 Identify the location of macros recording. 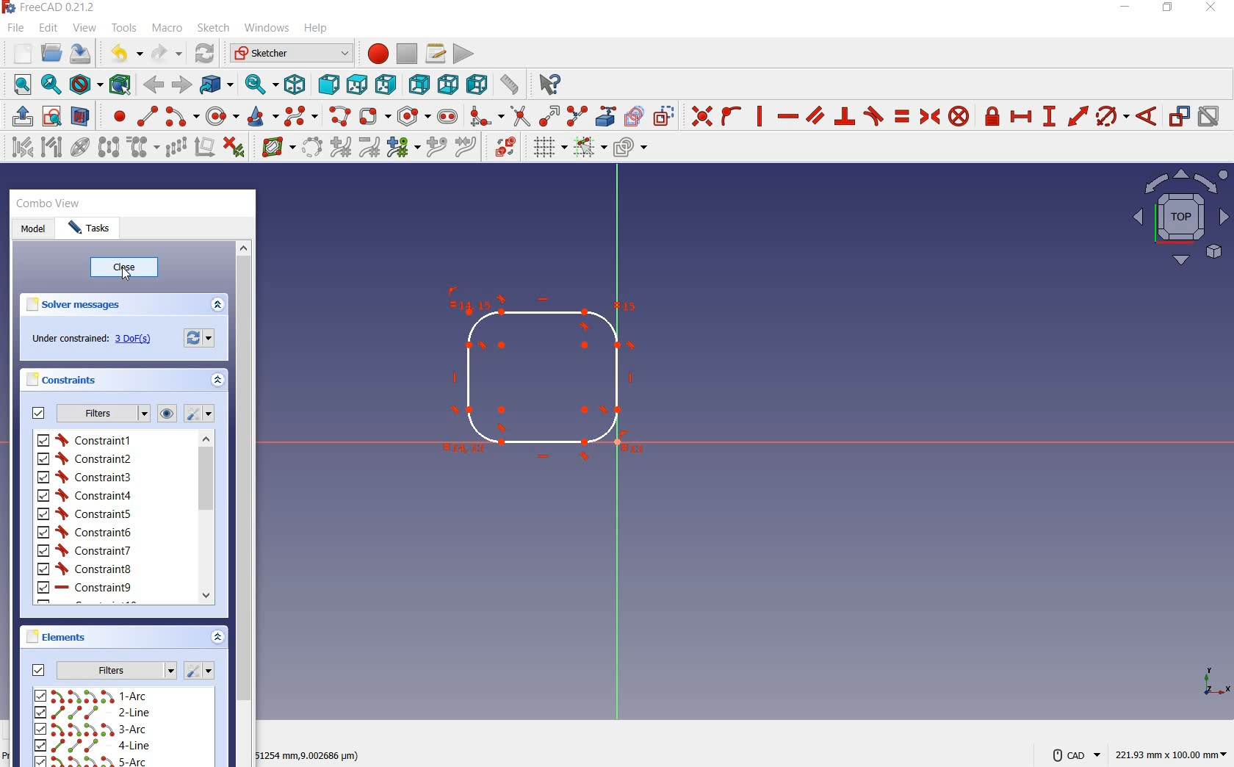
(375, 53).